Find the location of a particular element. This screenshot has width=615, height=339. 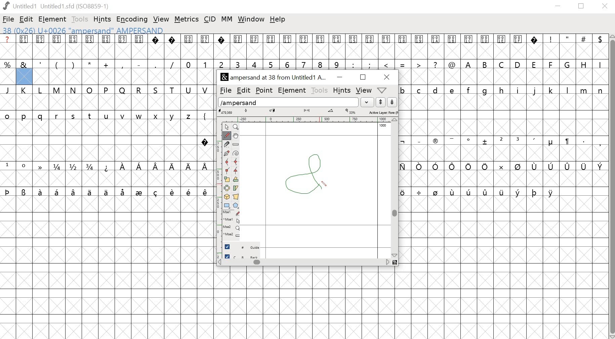

symbol is located at coordinates (500, 166).